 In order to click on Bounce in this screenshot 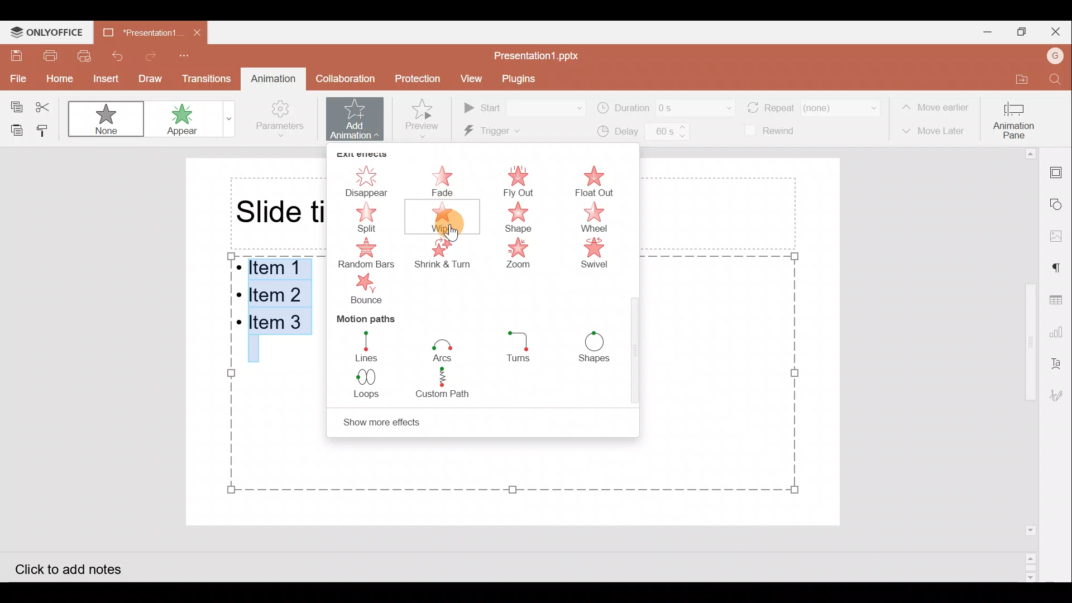, I will do `click(367, 290)`.